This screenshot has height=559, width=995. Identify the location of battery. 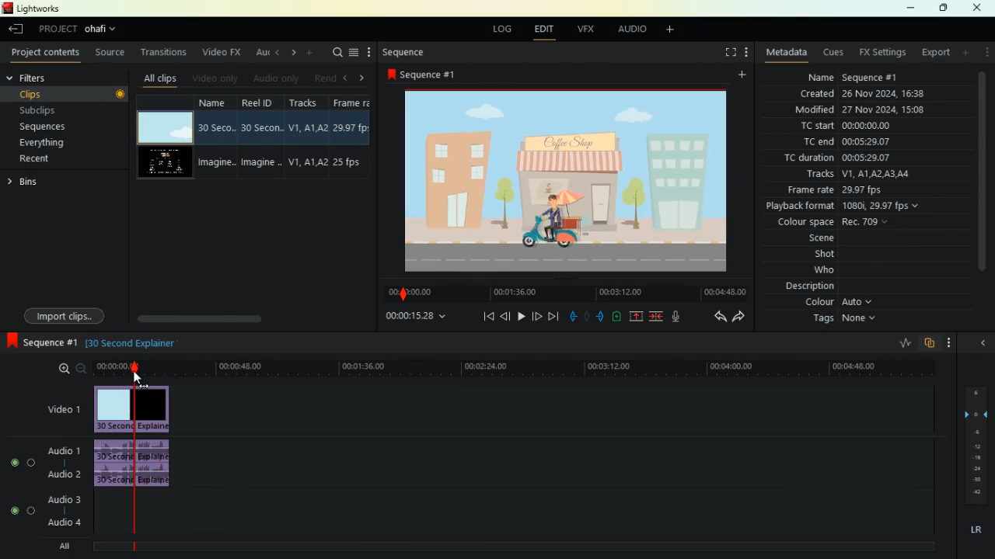
(616, 317).